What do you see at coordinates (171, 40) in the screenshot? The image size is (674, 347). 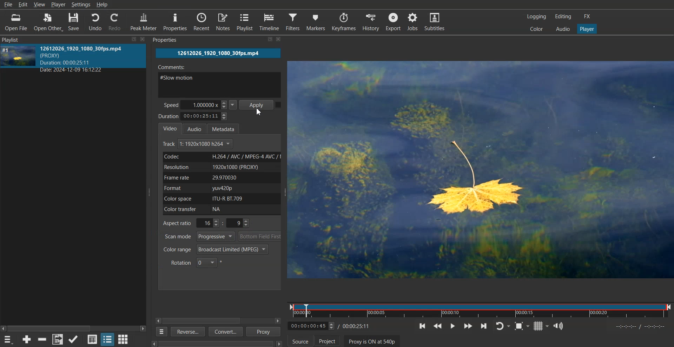 I see `Properties Panel` at bounding box center [171, 40].